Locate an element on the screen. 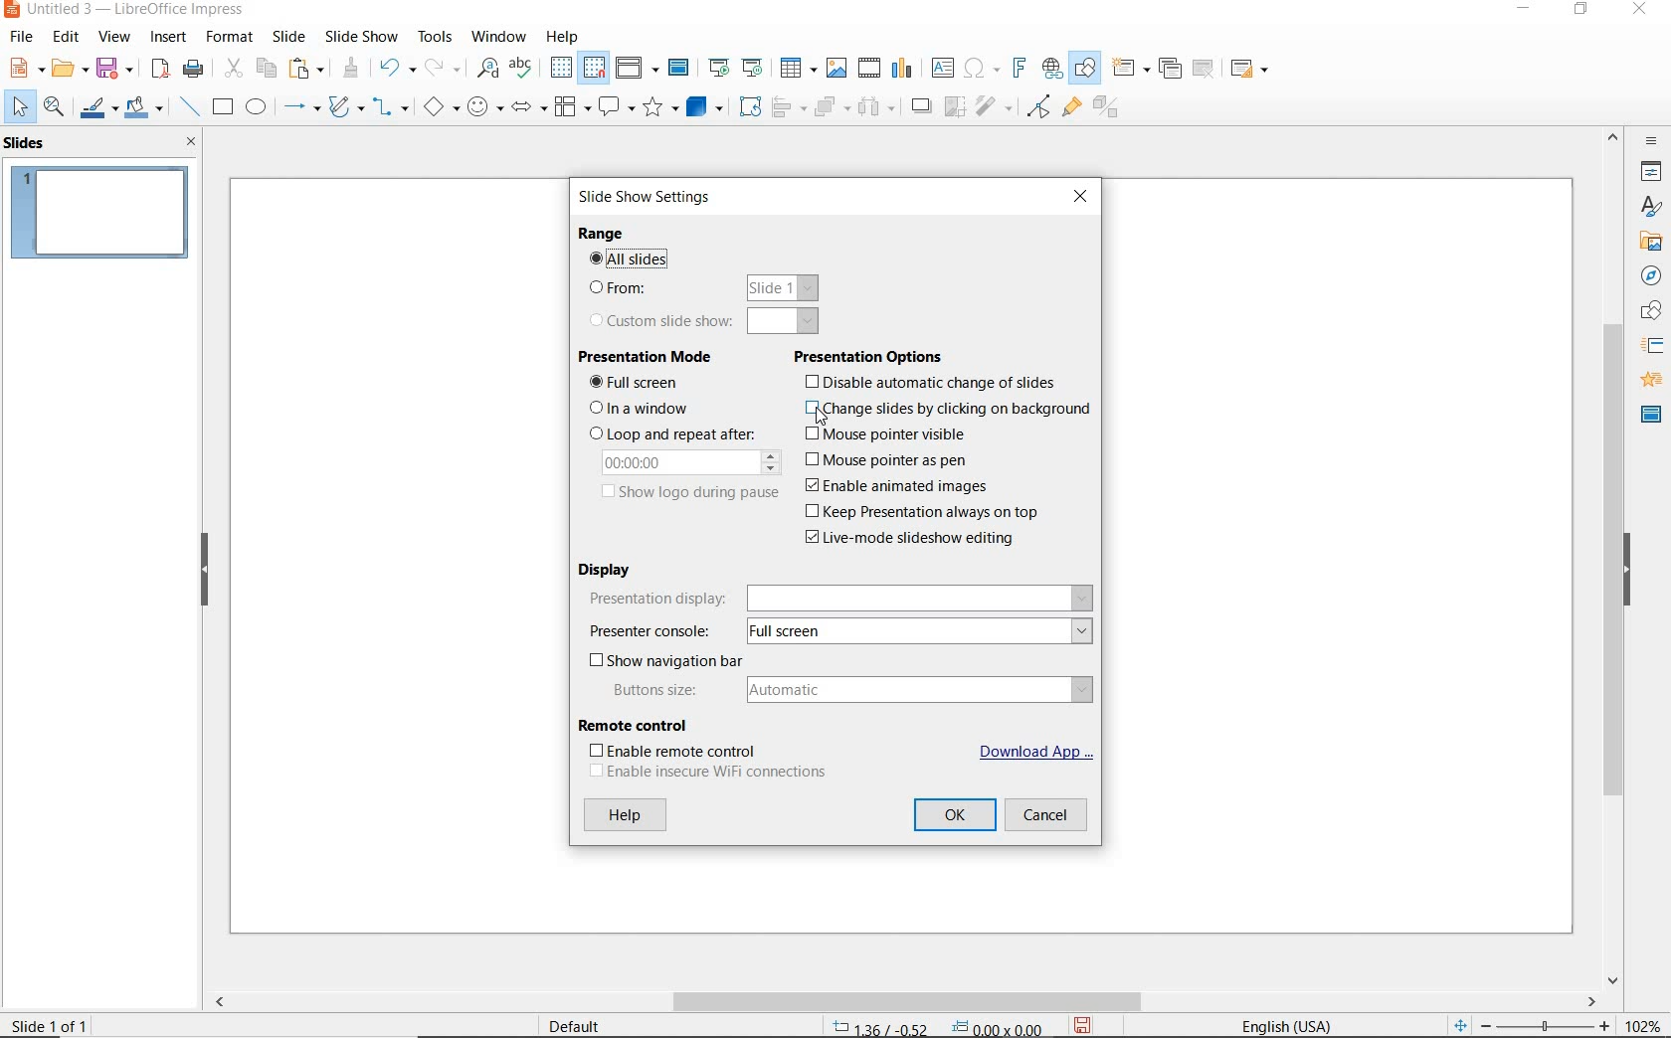 Image resolution: width=1671 pixels, height=1038 pixels. TOGGLE POINT EDIT MODE is located at coordinates (1040, 104).